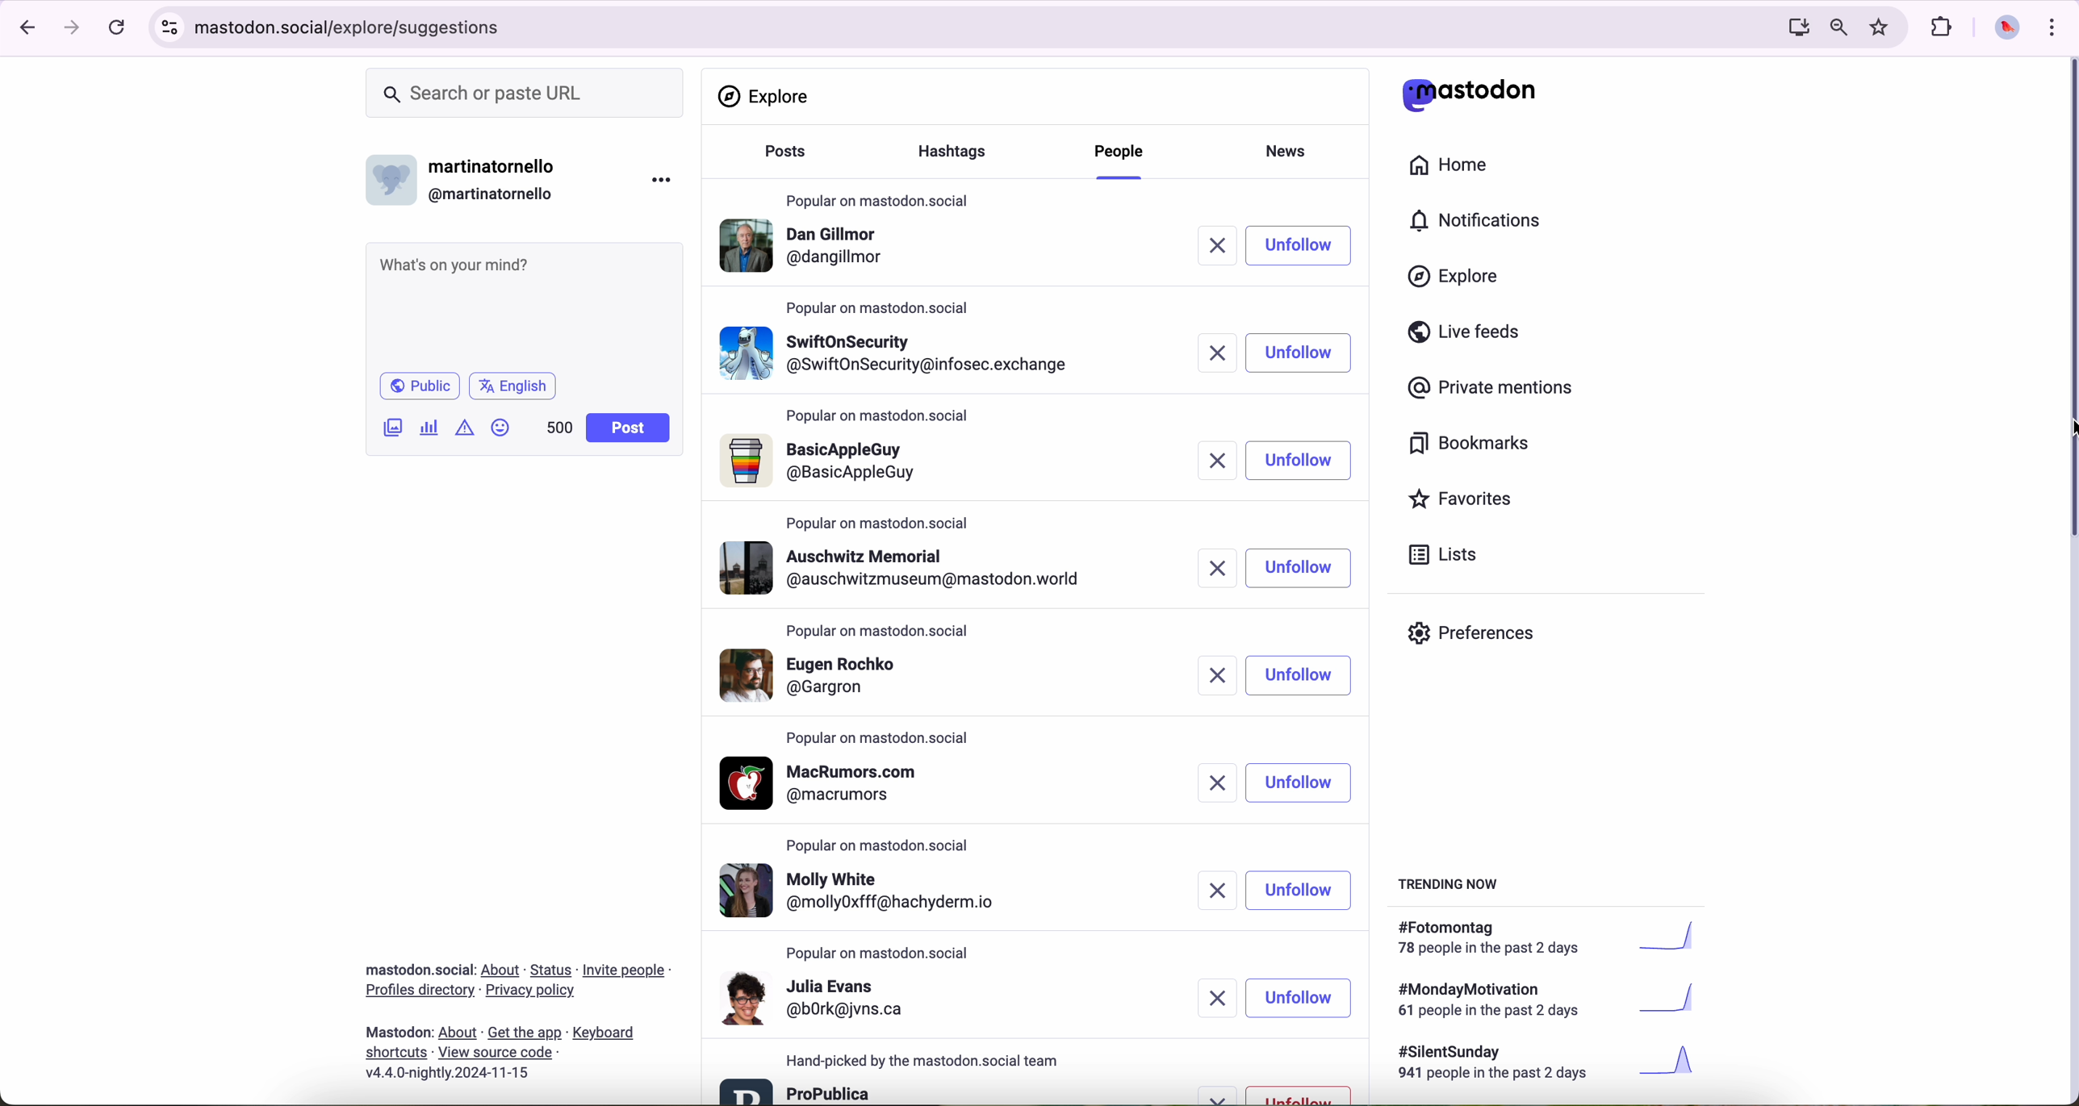 The width and height of the screenshot is (2079, 1106). Describe the element at coordinates (1221, 998) in the screenshot. I see `remove` at that location.